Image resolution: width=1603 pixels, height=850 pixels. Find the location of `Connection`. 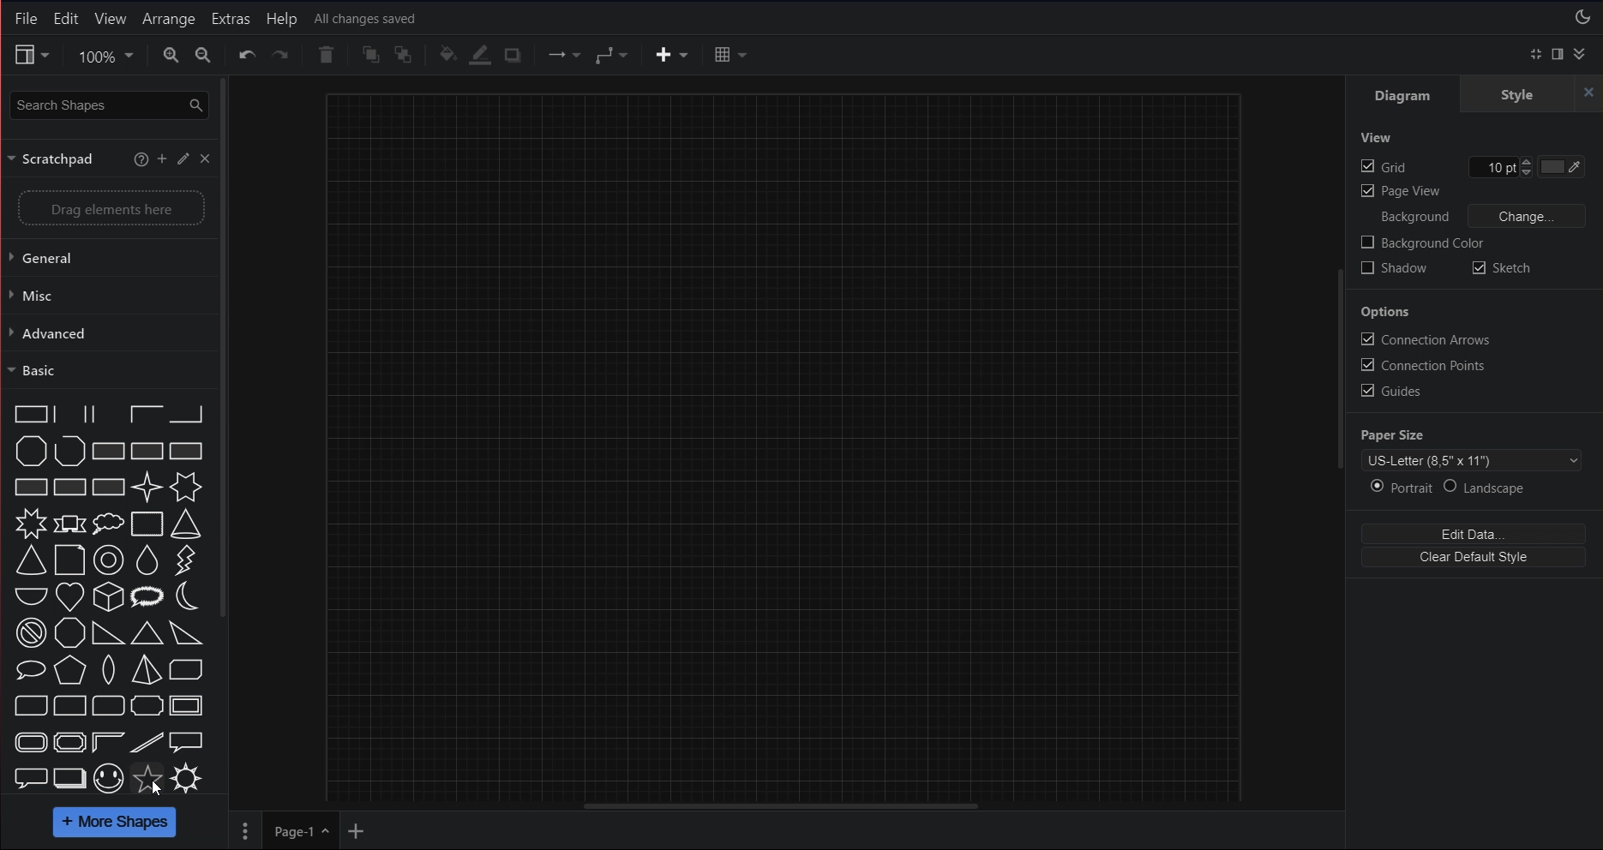

Connection is located at coordinates (563, 55).